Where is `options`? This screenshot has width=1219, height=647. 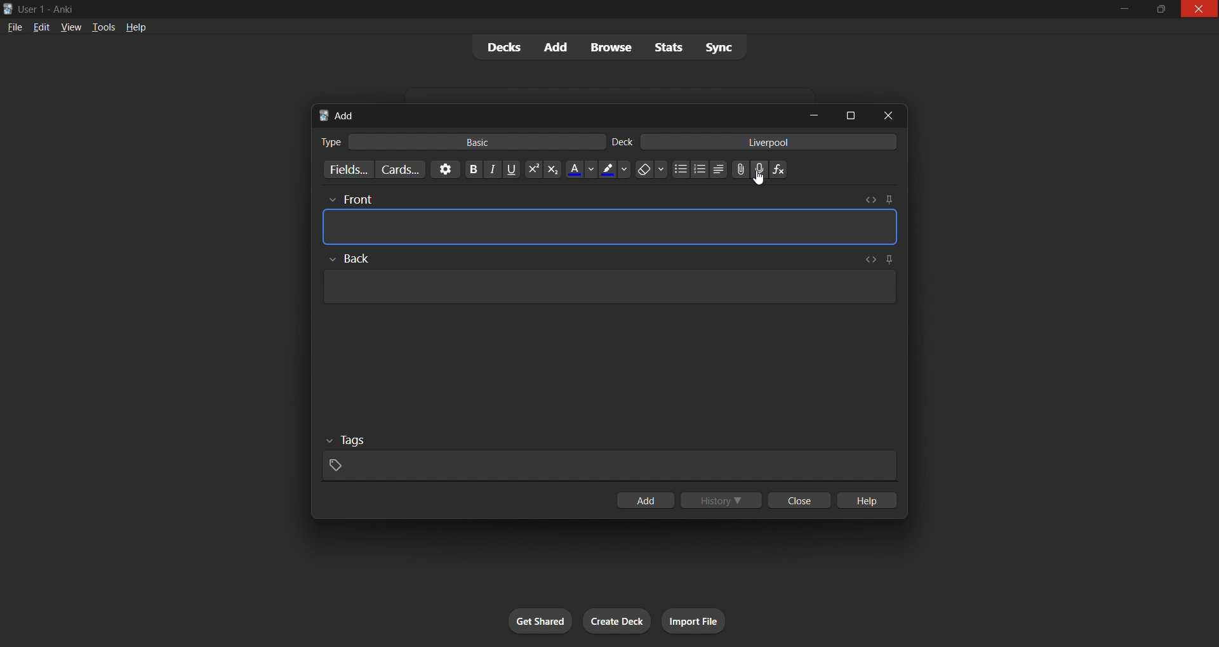
options is located at coordinates (442, 169).